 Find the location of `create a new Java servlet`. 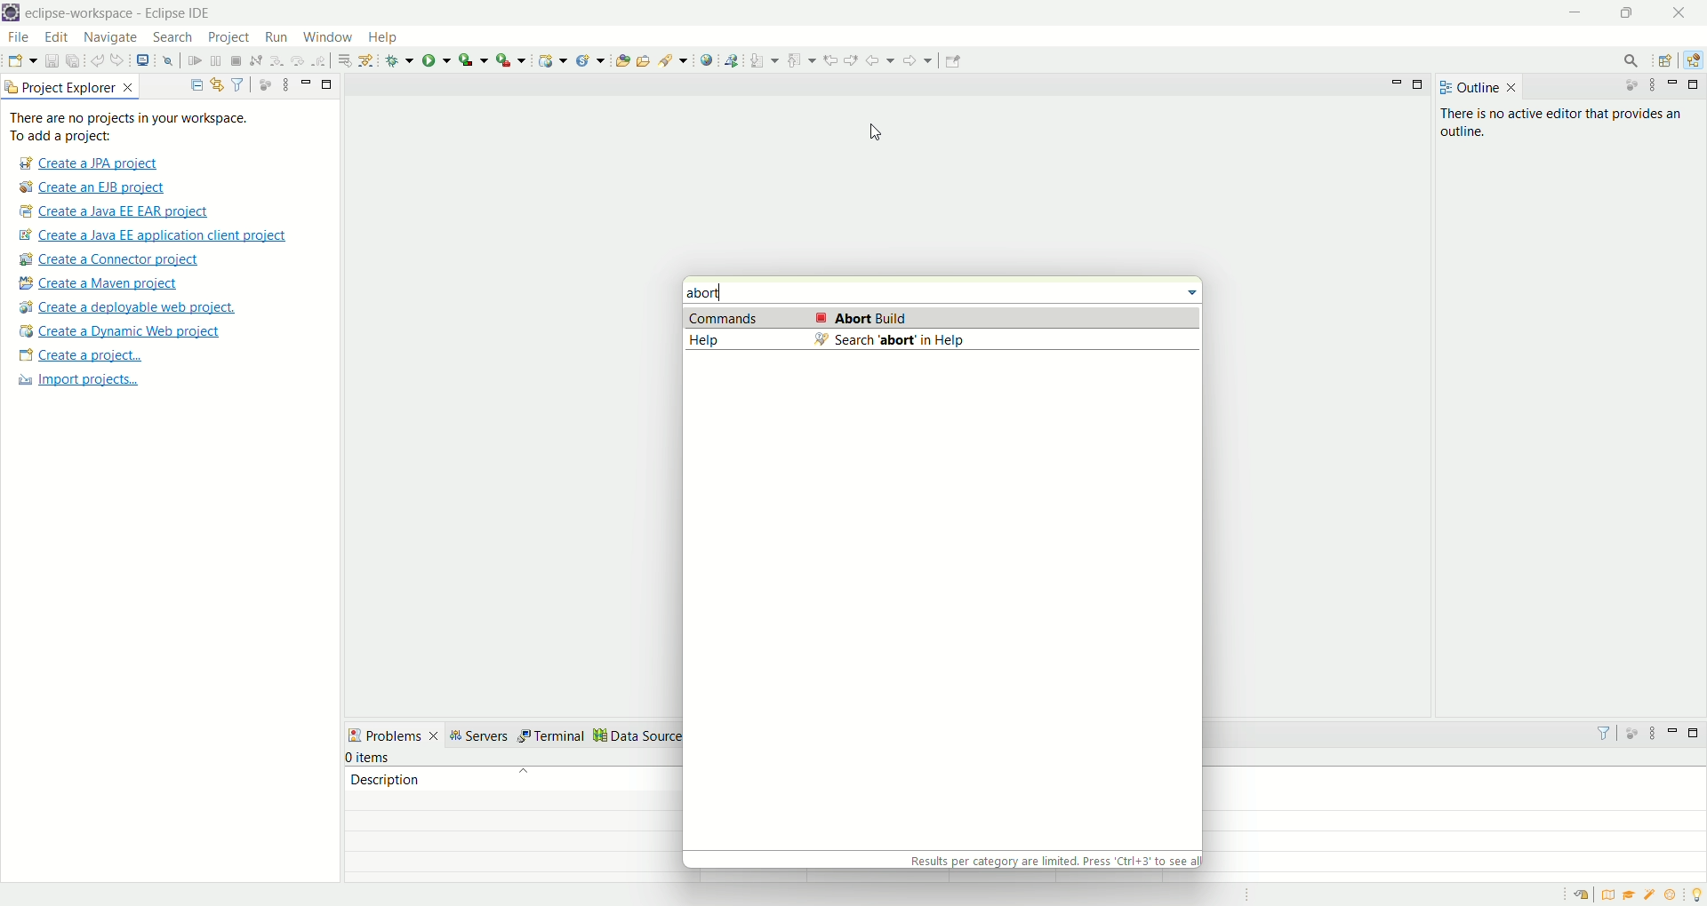

create a new Java servlet is located at coordinates (590, 62).